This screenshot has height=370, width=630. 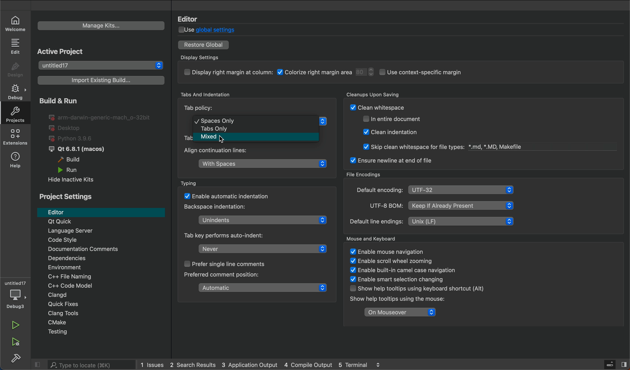 What do you see at coordinates (64, 52) in the screenshot?
I see `Active Project` at bounding box center [64, 52].